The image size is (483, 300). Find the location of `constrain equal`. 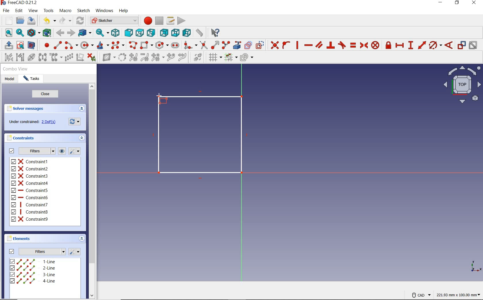

constrain equal is located at coordinates (353, 45).